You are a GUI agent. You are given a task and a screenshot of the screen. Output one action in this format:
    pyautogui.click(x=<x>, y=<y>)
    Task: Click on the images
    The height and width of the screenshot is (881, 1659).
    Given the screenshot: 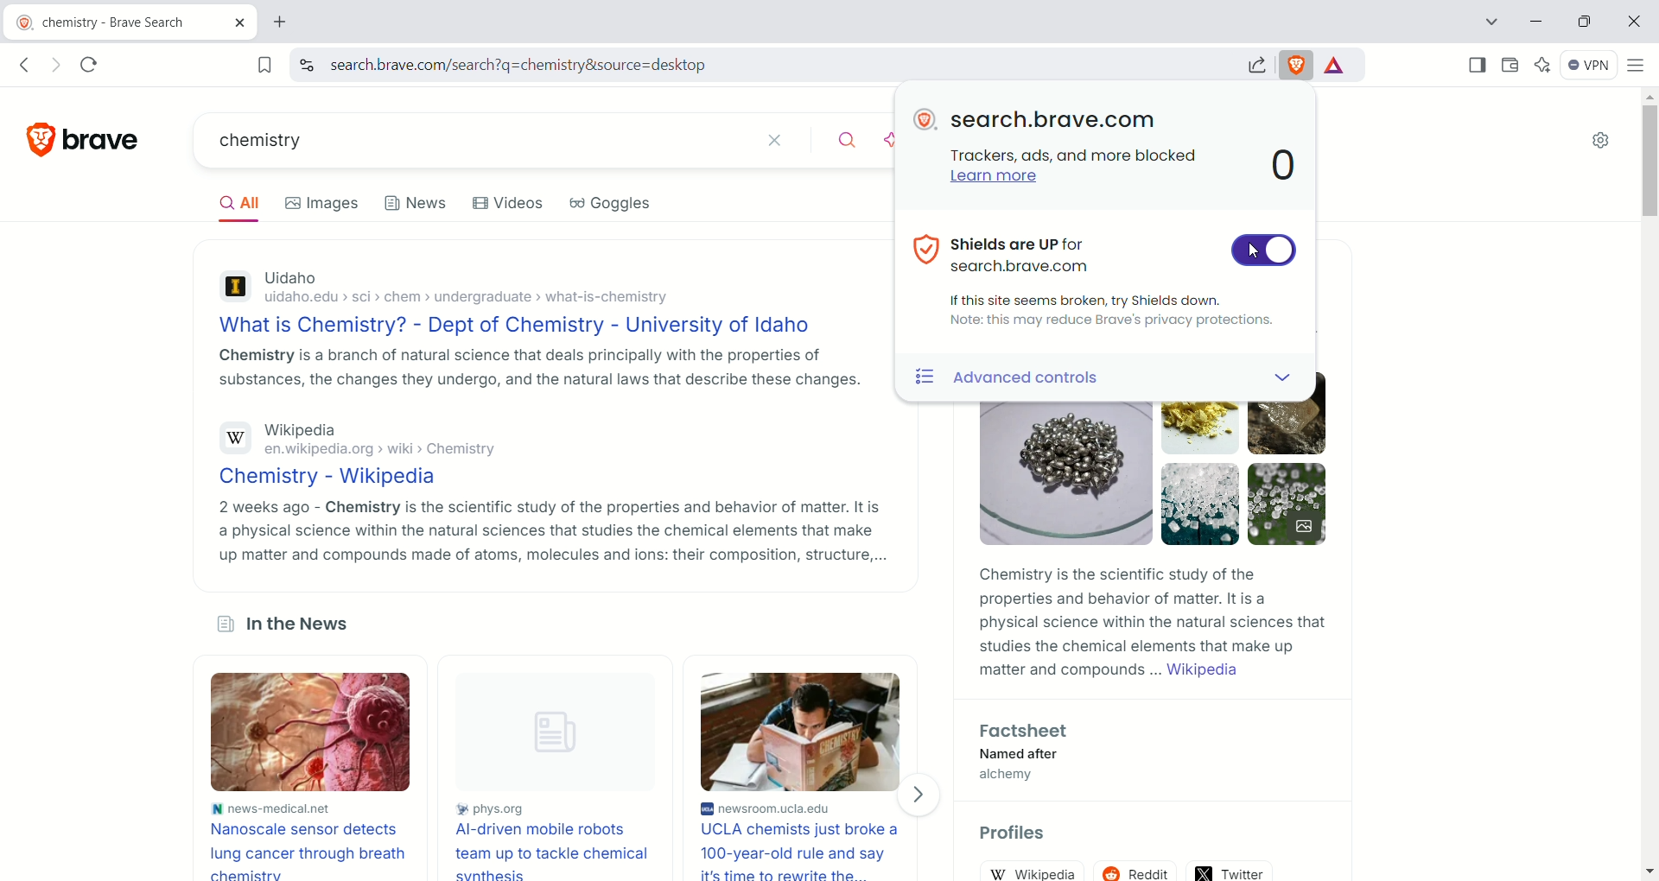 What is the action you would take?
    pyautogui.click(x=324, y=202)
    